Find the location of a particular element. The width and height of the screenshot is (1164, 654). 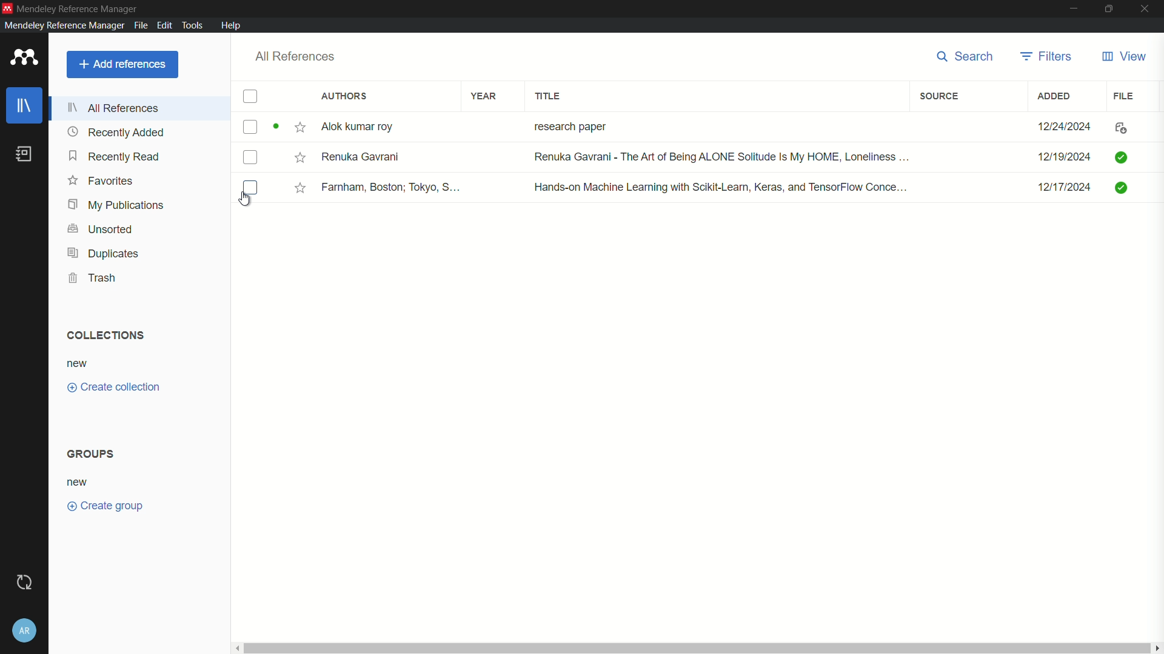

file is located at coordinates (1125, 96).